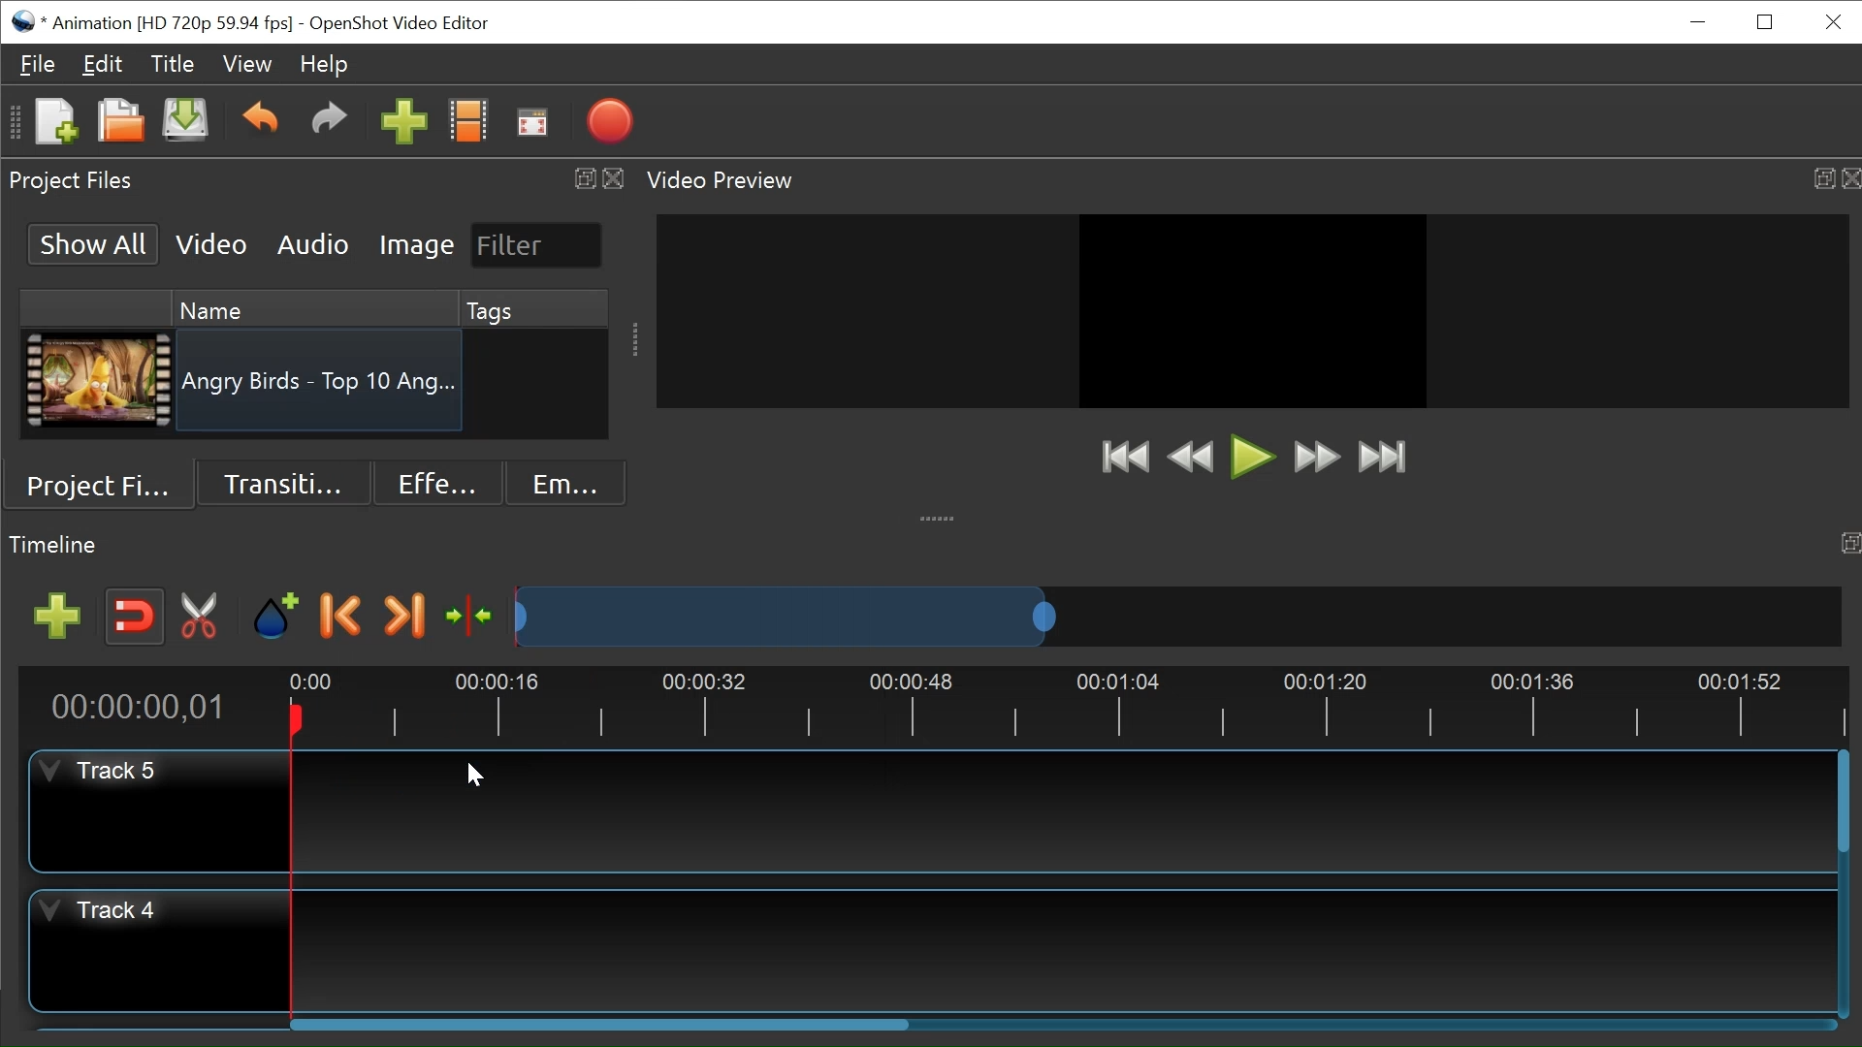 The height and width of the screenshot is (1047, 1862). What do you see at coordinates (601, 1023) in the screenshot?
I see `Horizontal Scroll bar` at bounding box center [601, 1023].